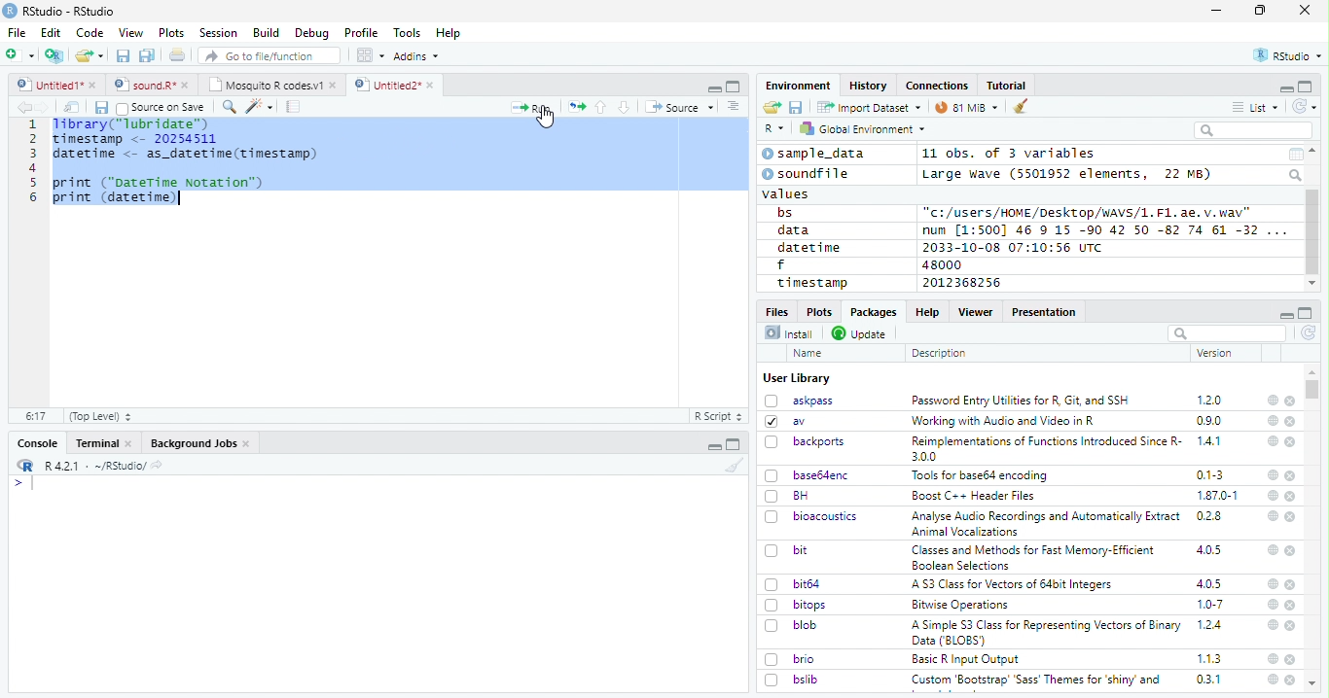 This screenshot has width=1329, height=698. I want to click on go forward, so click(47, 107).